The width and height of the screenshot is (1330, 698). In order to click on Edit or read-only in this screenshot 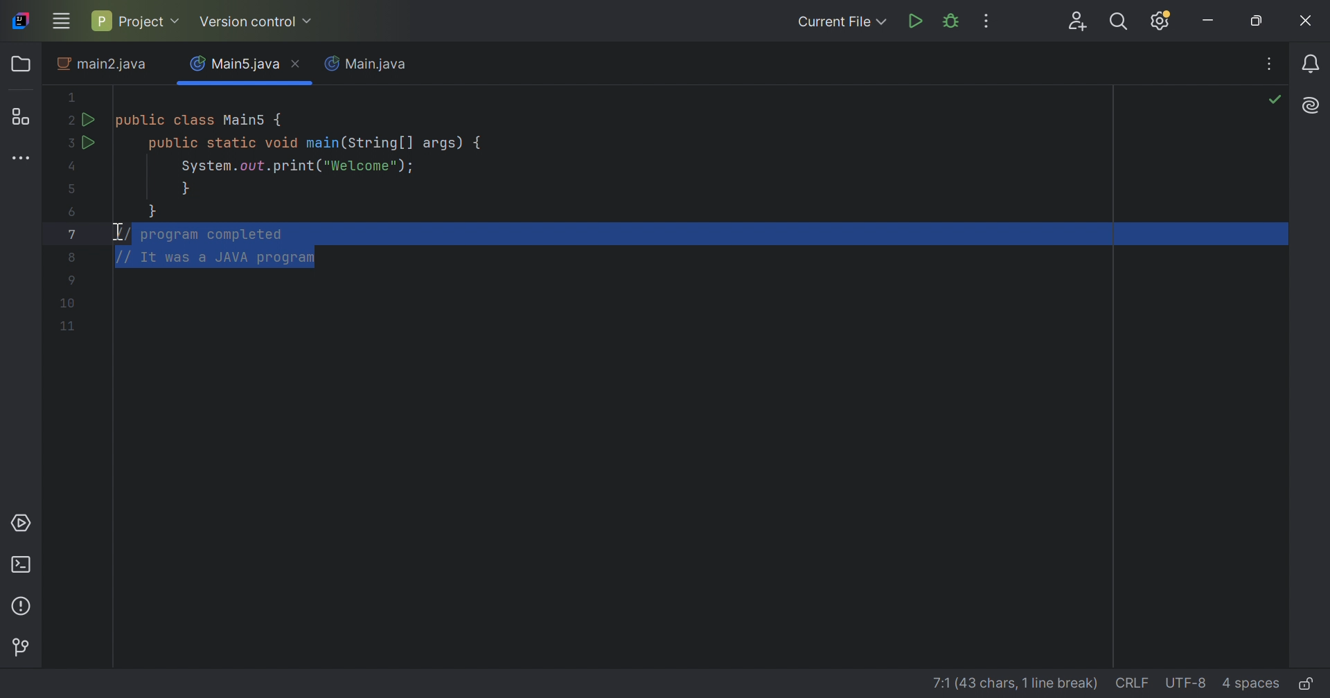, I will do `click(1310, 683)`.